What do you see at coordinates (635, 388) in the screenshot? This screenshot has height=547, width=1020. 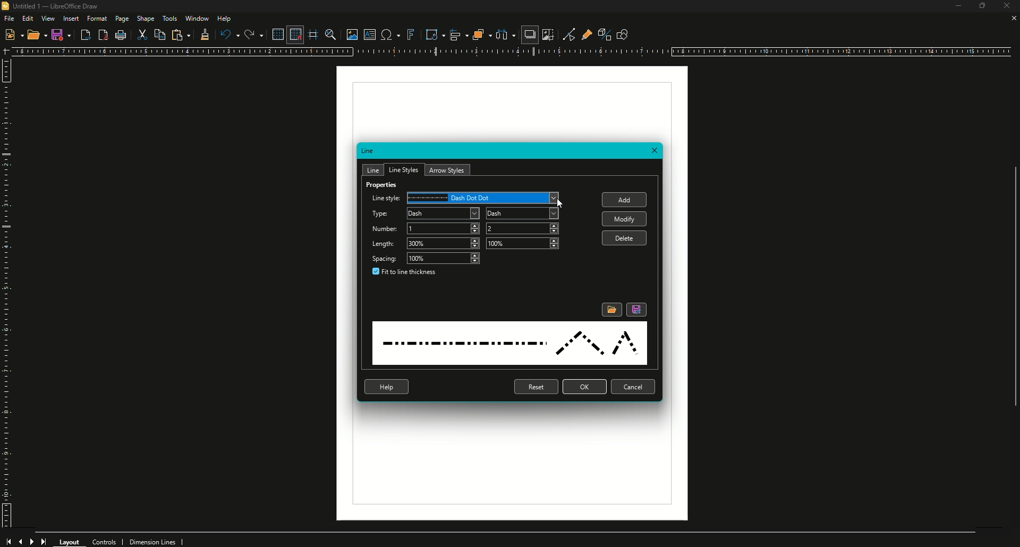 I see `Cancel` at bounding box center [635, 388].